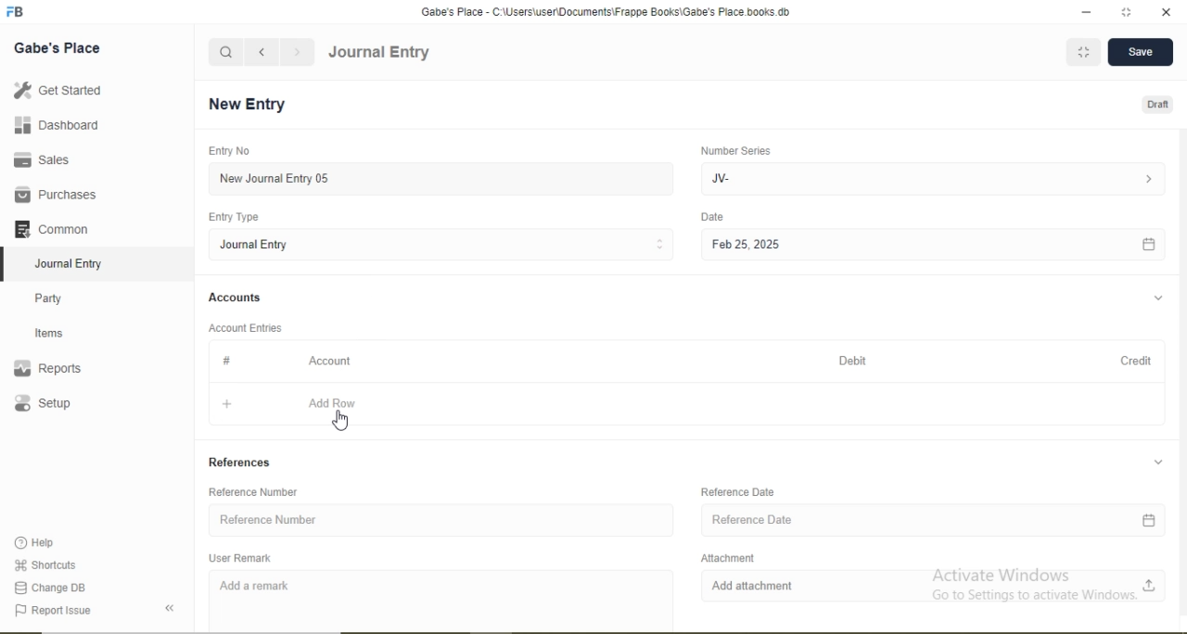  I want to click on navigate forward, so click(299, 52).